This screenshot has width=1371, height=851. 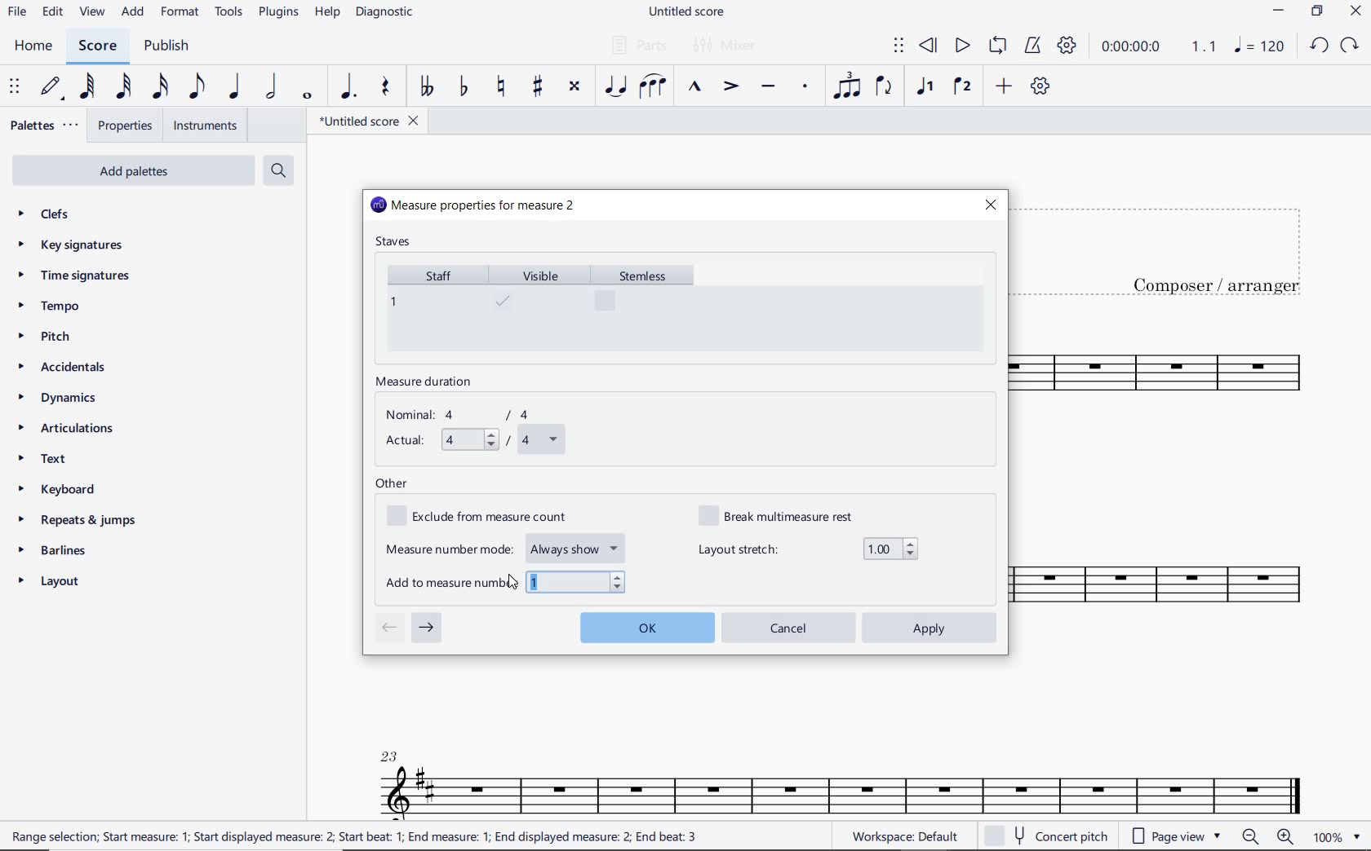 I want to click on TIME SIGNATURES, so click(x=76, y=276).